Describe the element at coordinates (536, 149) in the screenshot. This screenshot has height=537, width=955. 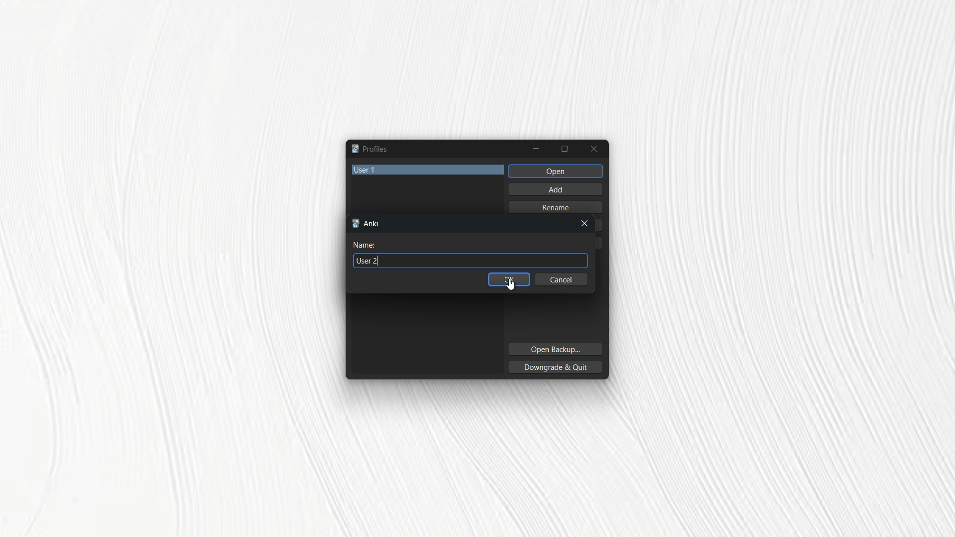
I see `minimize` at that location.